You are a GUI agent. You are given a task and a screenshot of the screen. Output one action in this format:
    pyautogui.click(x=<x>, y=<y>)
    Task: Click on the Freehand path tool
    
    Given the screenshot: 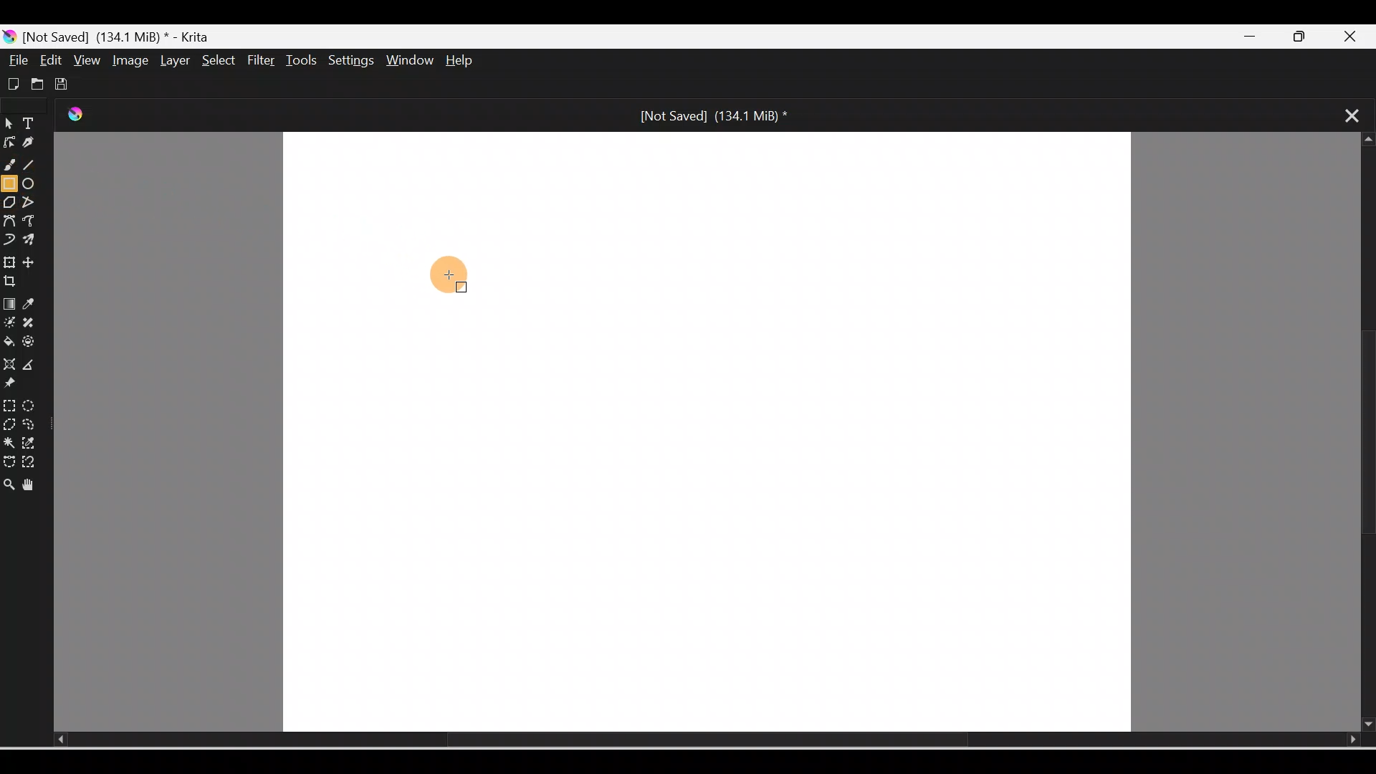 What is the action you would take?
    pyautogui.click(x=33, y=222)
    